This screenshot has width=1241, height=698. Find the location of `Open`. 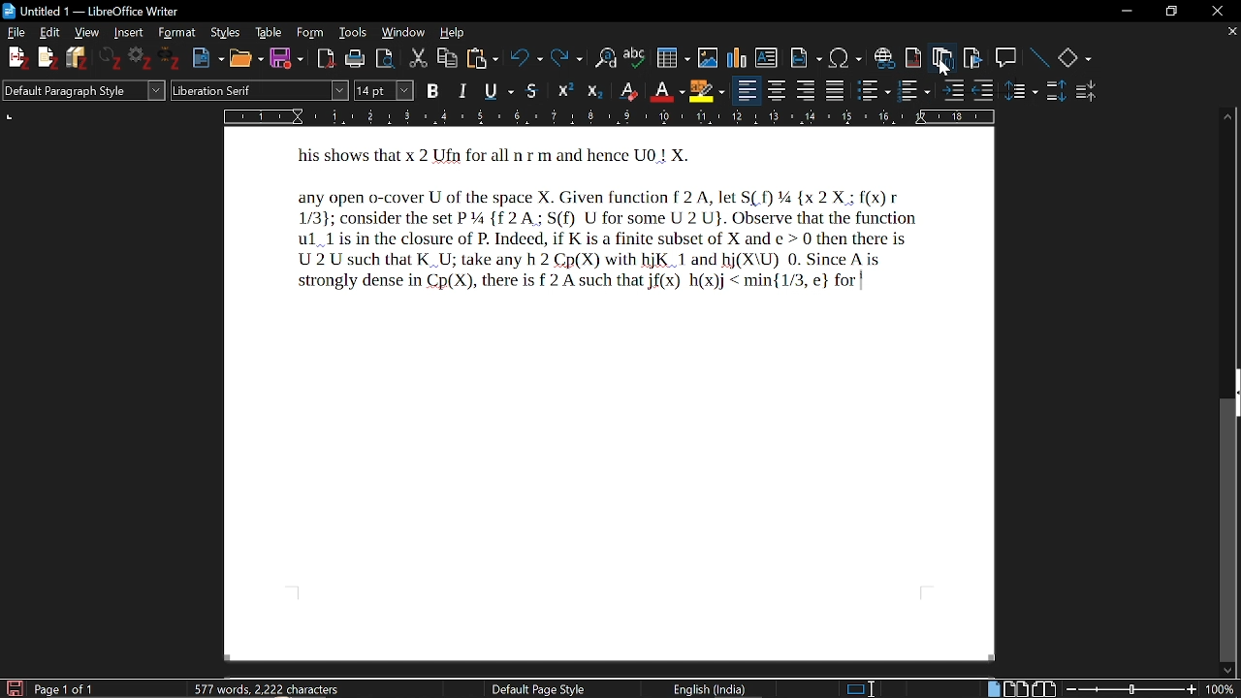

Open is located at coordinates (246, 59).